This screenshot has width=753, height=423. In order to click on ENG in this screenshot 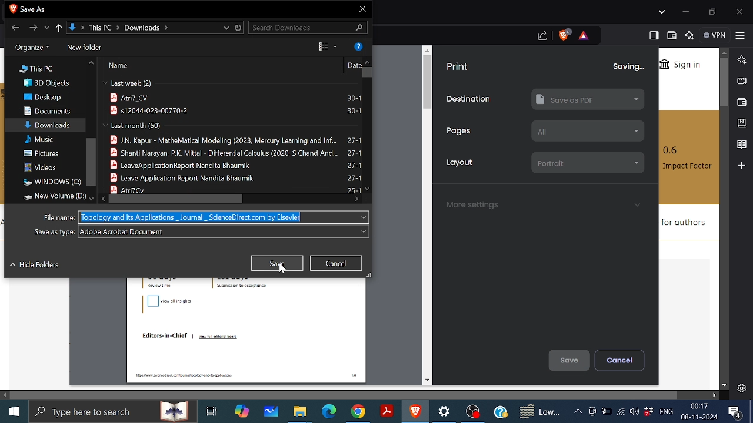, I will do `click(667, 411)`.